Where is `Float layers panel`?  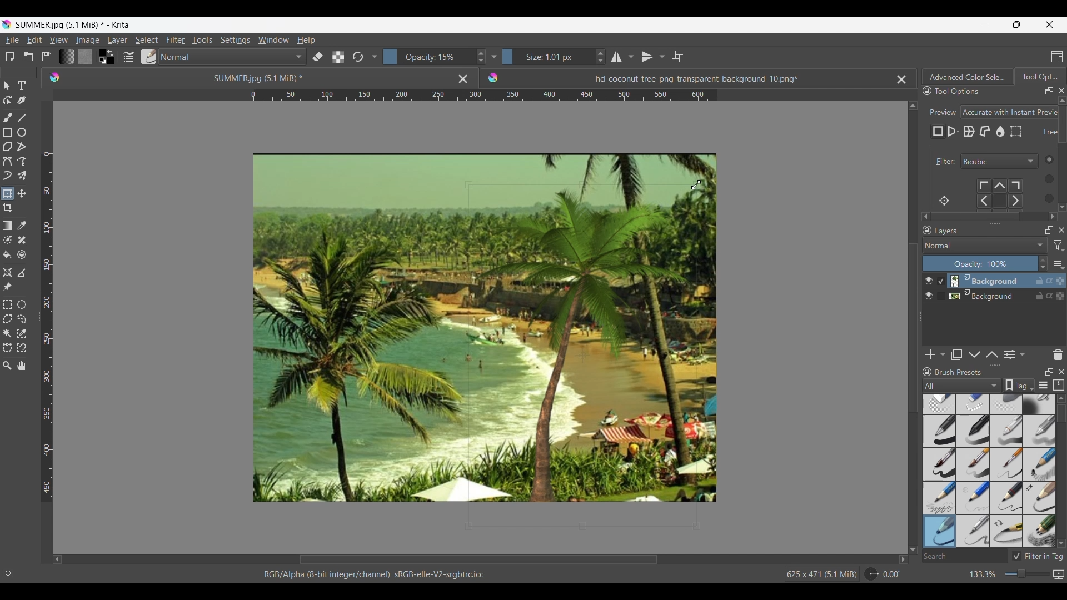 Float layers panel is located at coordinates (1049, 230).